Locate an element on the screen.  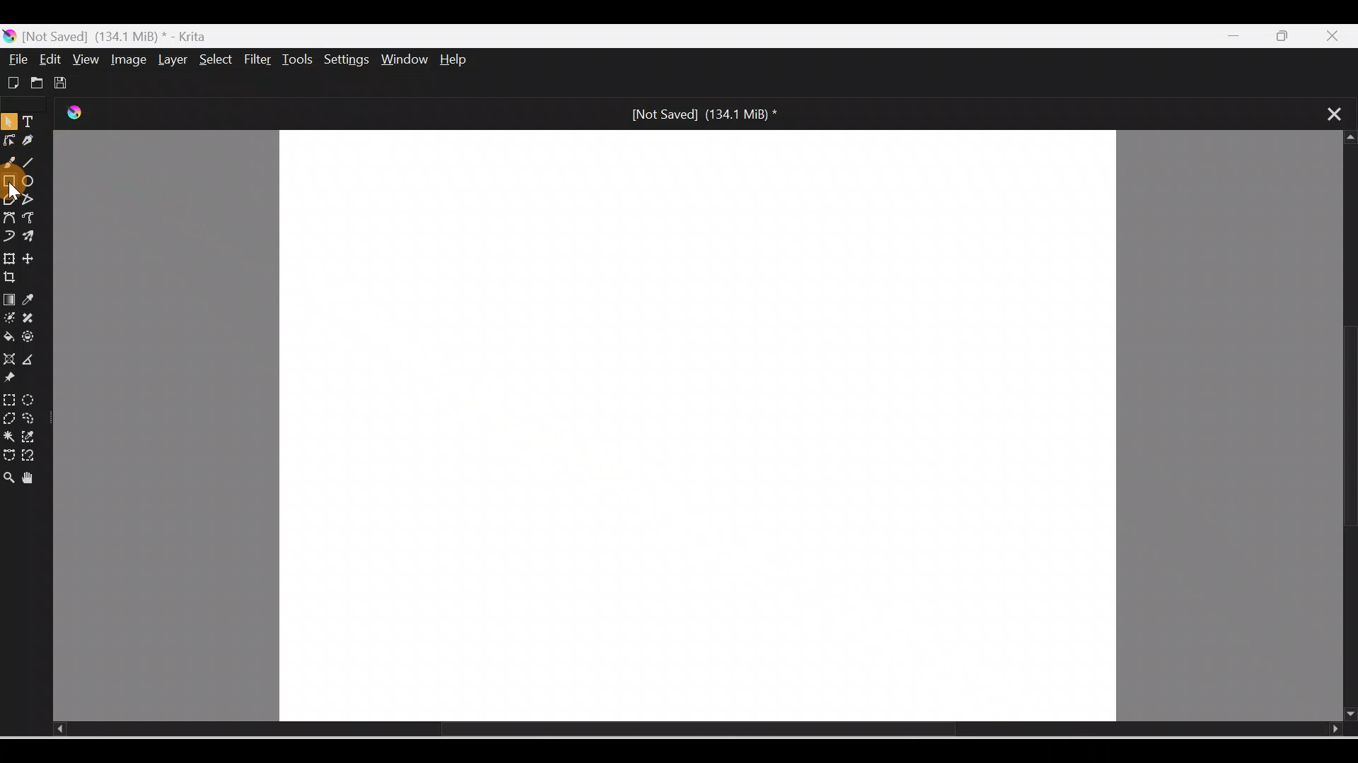
Pan tool is located at coordinates (31, 475).